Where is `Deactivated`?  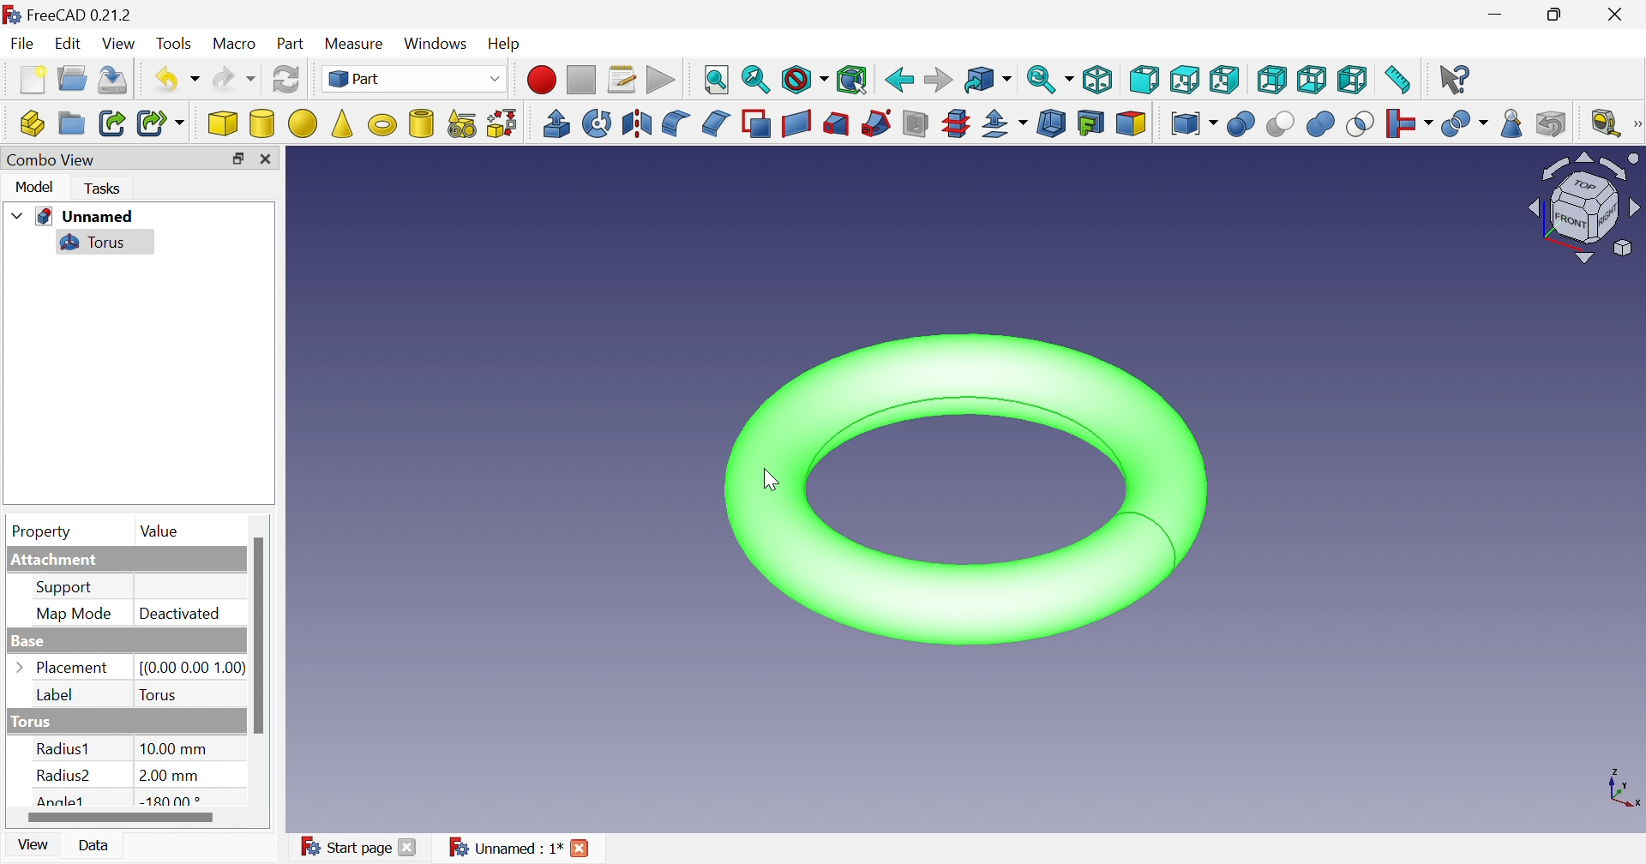
Deactivated is located at coordinates (183, 615).